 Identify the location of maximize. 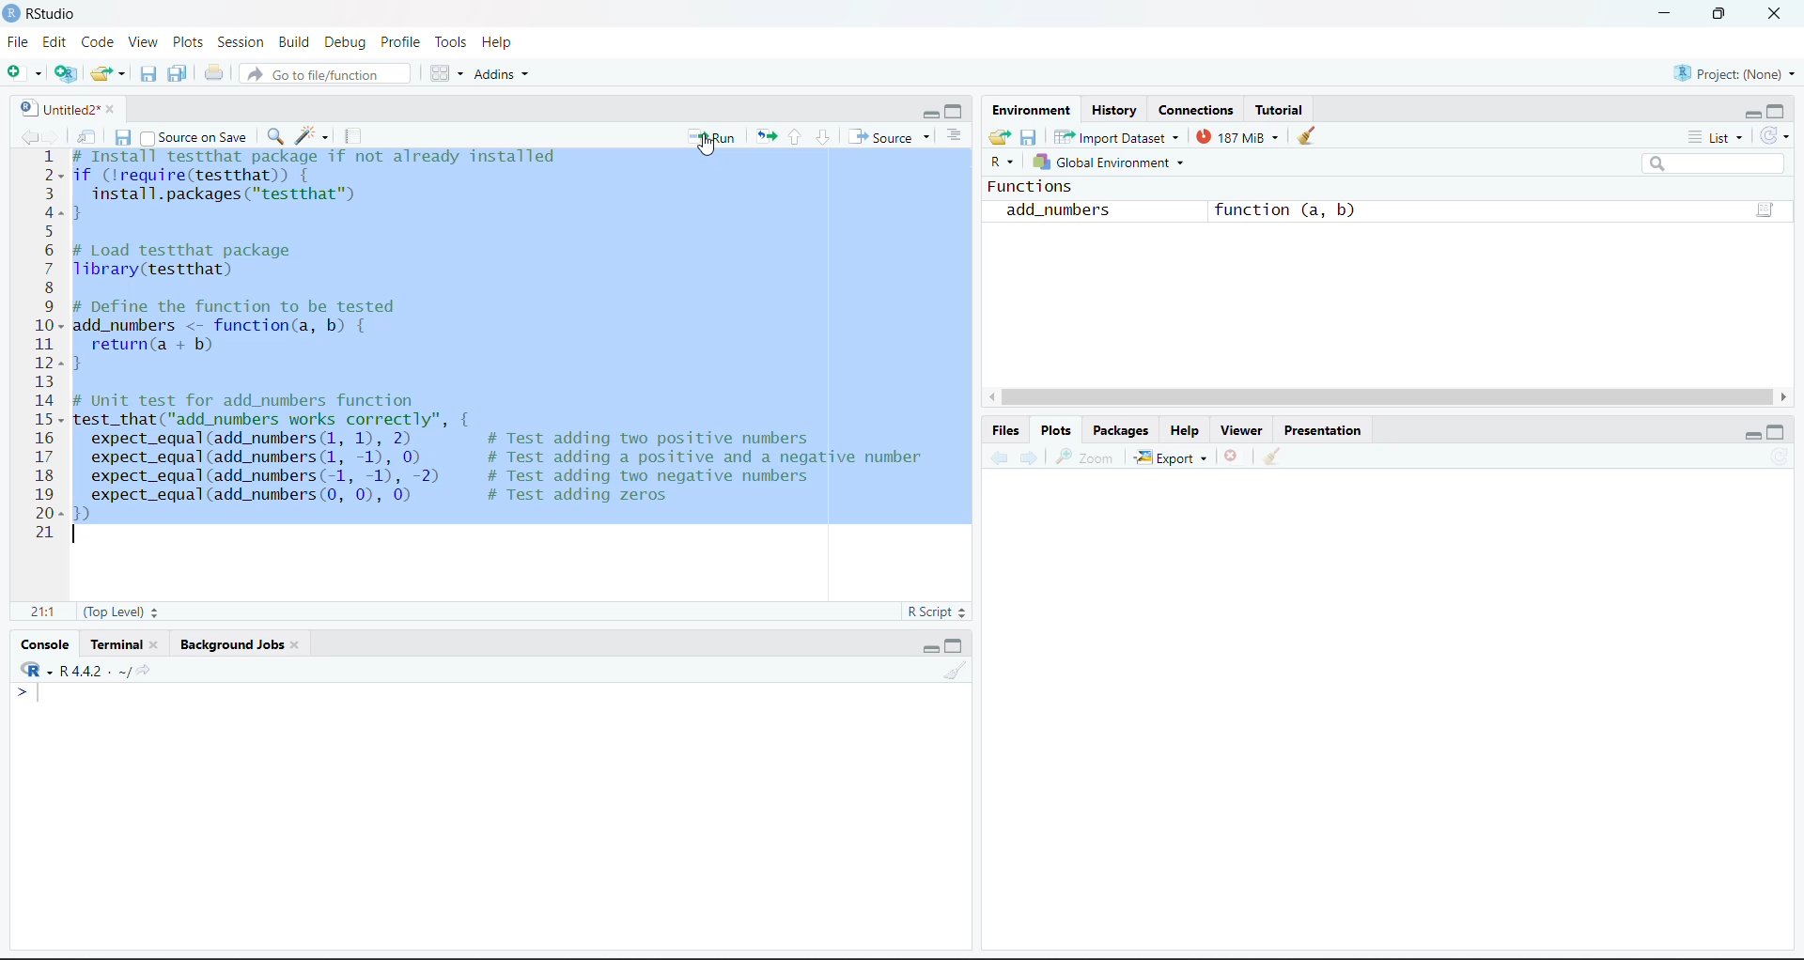
(1778, 111).